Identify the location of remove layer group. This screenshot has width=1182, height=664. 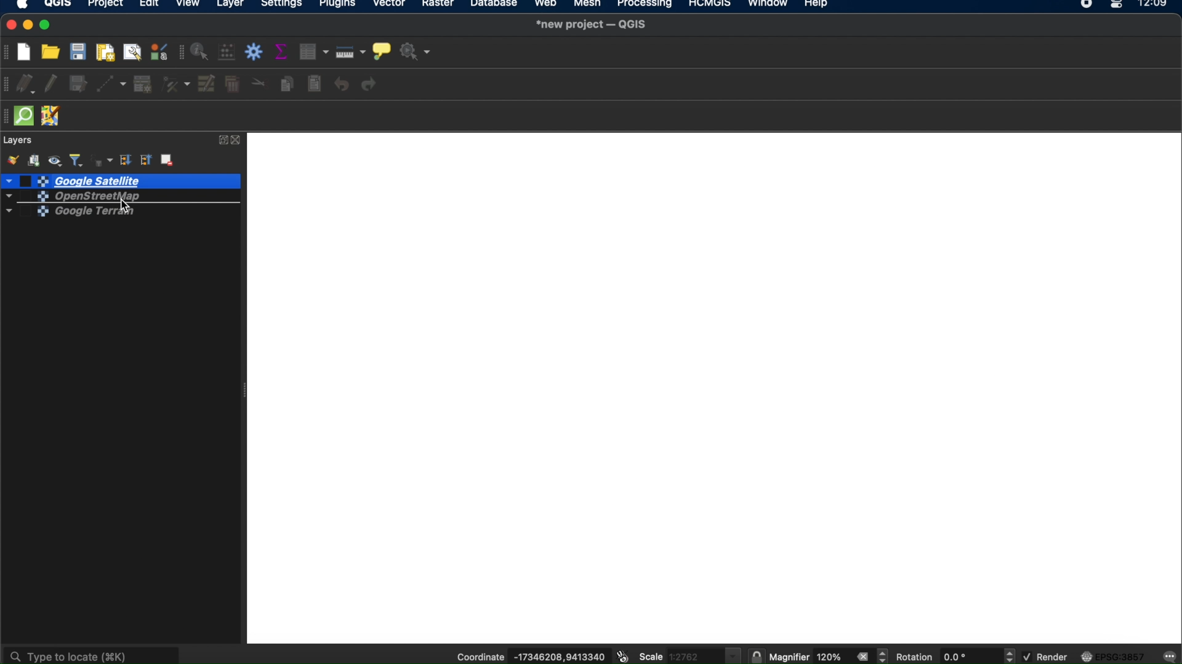
(169, 162).